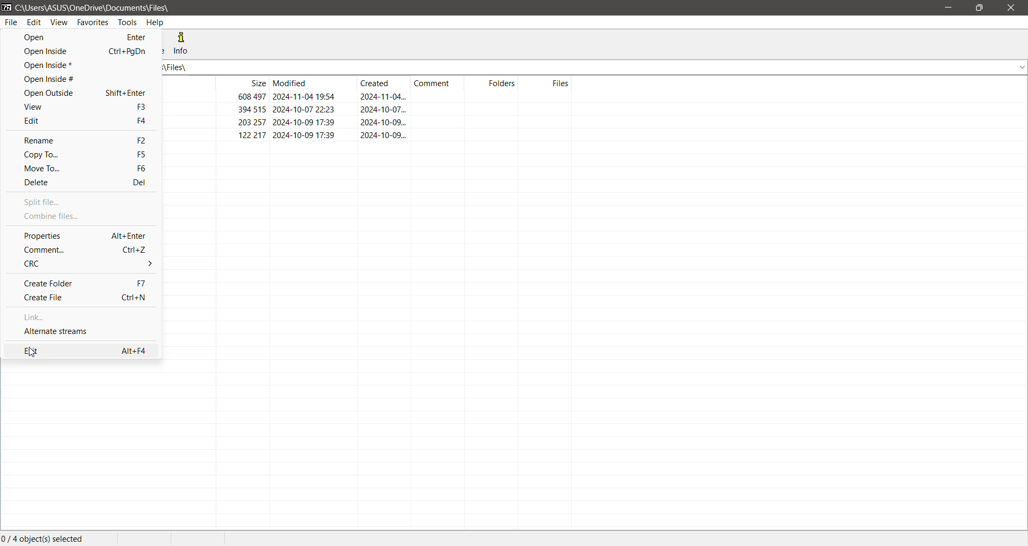 The image size is (1028, 546). What do you see at coordinates (85, 140) in the screenshot?
I see `Rename` at bounding box center [85, 140].